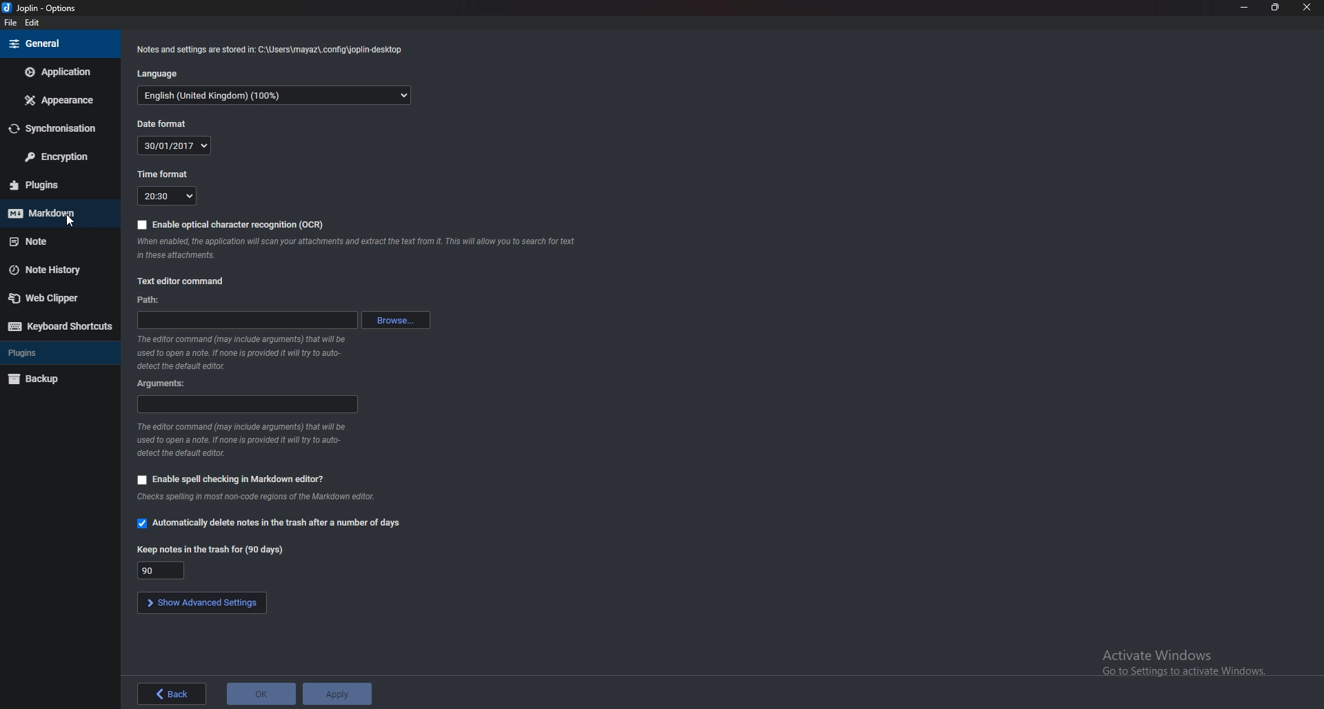 The height and width of the screenshot is (709, 1324). Describe the element at coordinates (1245, 9) in the screenshot. I see `Minimize` at that location.